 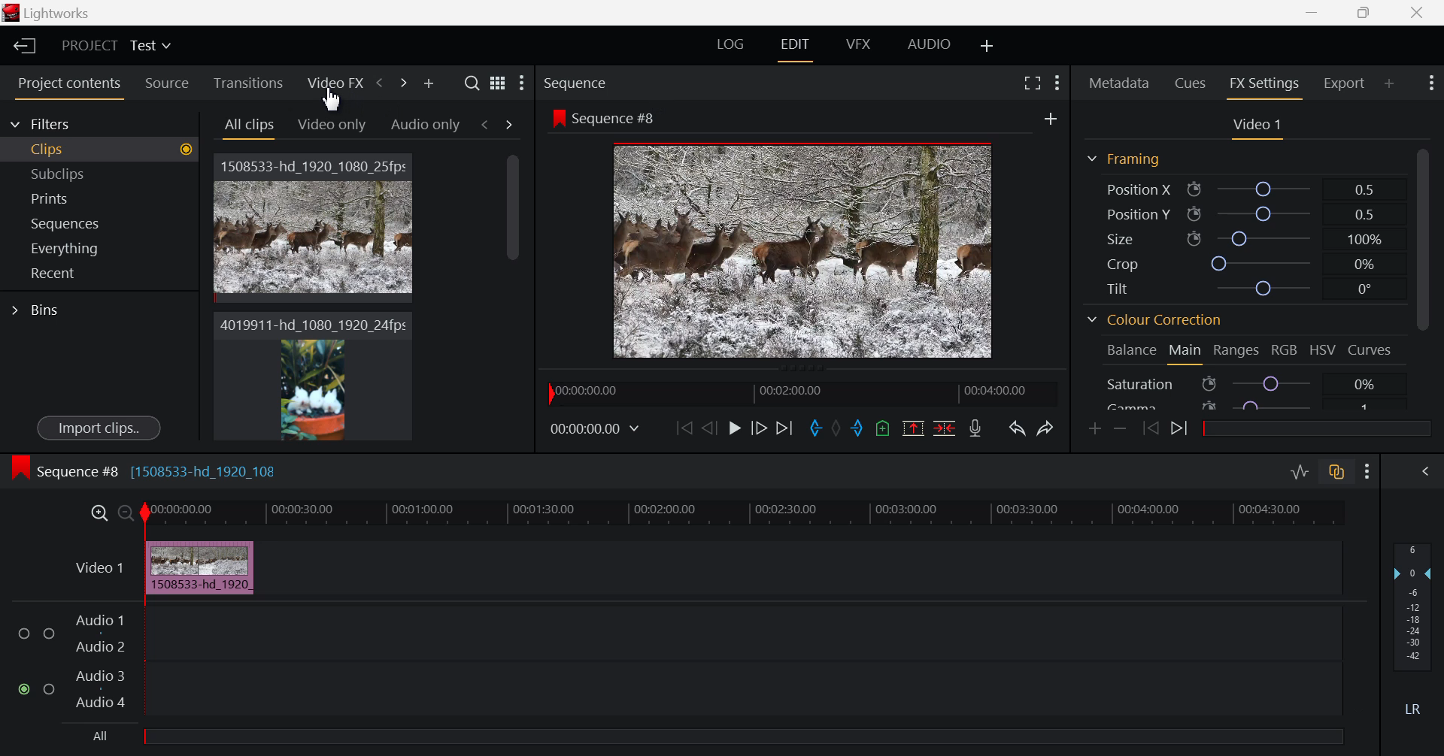 What do you see at coordinates (1184, 354) in the screenshot?
I see `Main Tab Open` at bounding box center [1184, 354].